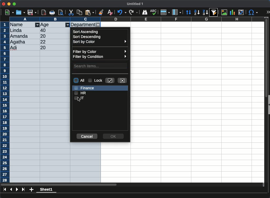  Describe the element at coordinates (177, 12) in the screenshot. I see `columns` at that location.